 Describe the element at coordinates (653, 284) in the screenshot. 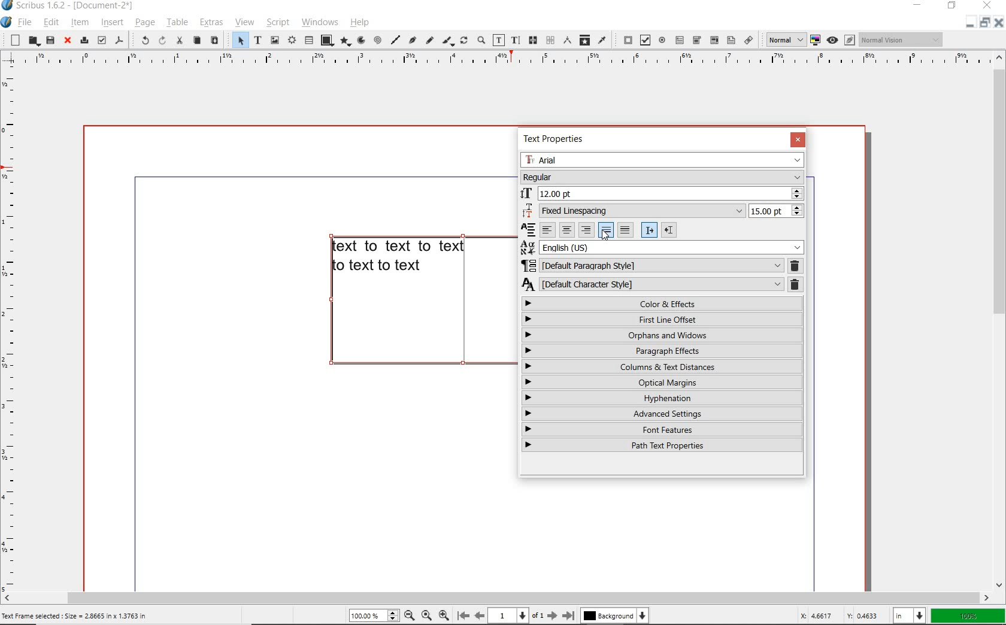

I see `CHARACTER STYLE` at that location.